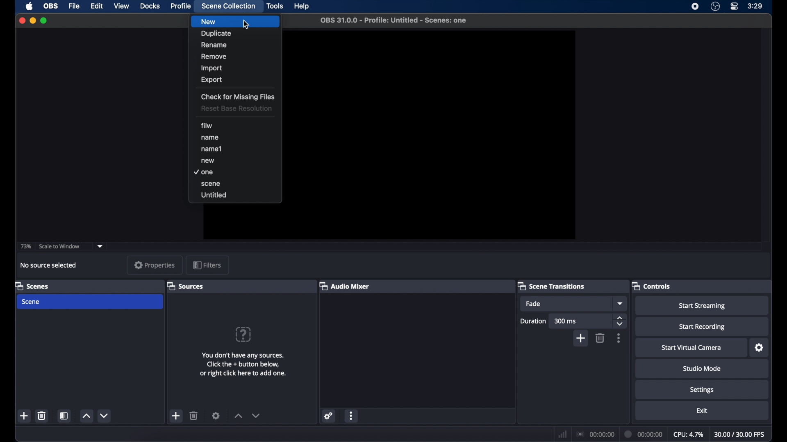  Describe the element at coordinates (32, 302) in the screenshot. I see `scene` at that location.